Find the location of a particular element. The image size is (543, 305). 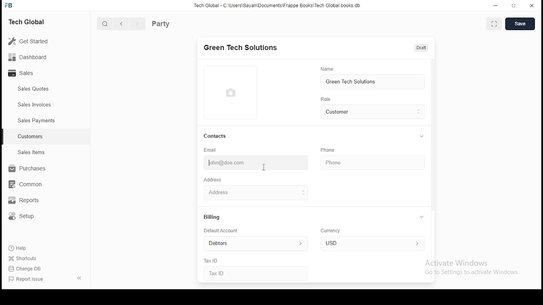

close pane is located at coordinates (80, 278).